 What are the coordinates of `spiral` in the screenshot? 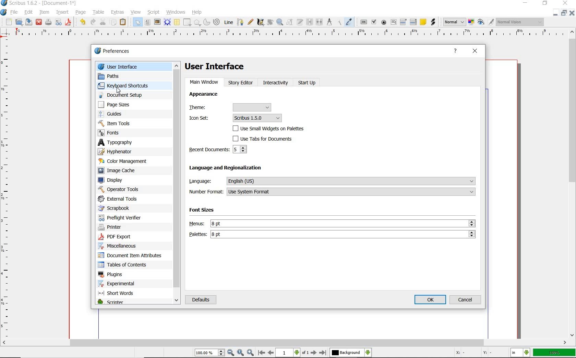 It's located at (217, 22).